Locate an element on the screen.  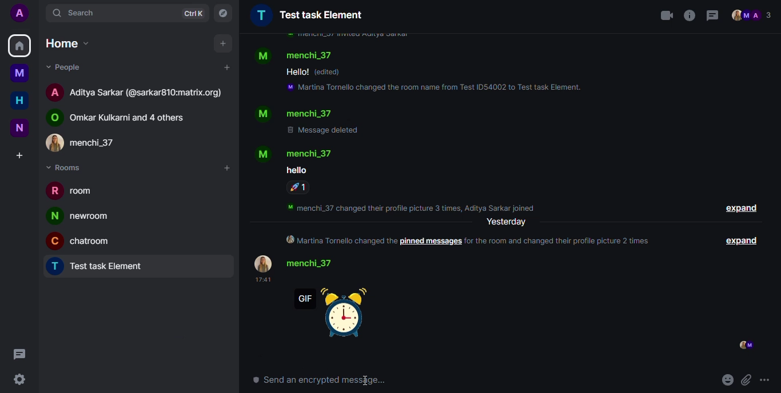
chatroom is located at coordinates (83, 240).